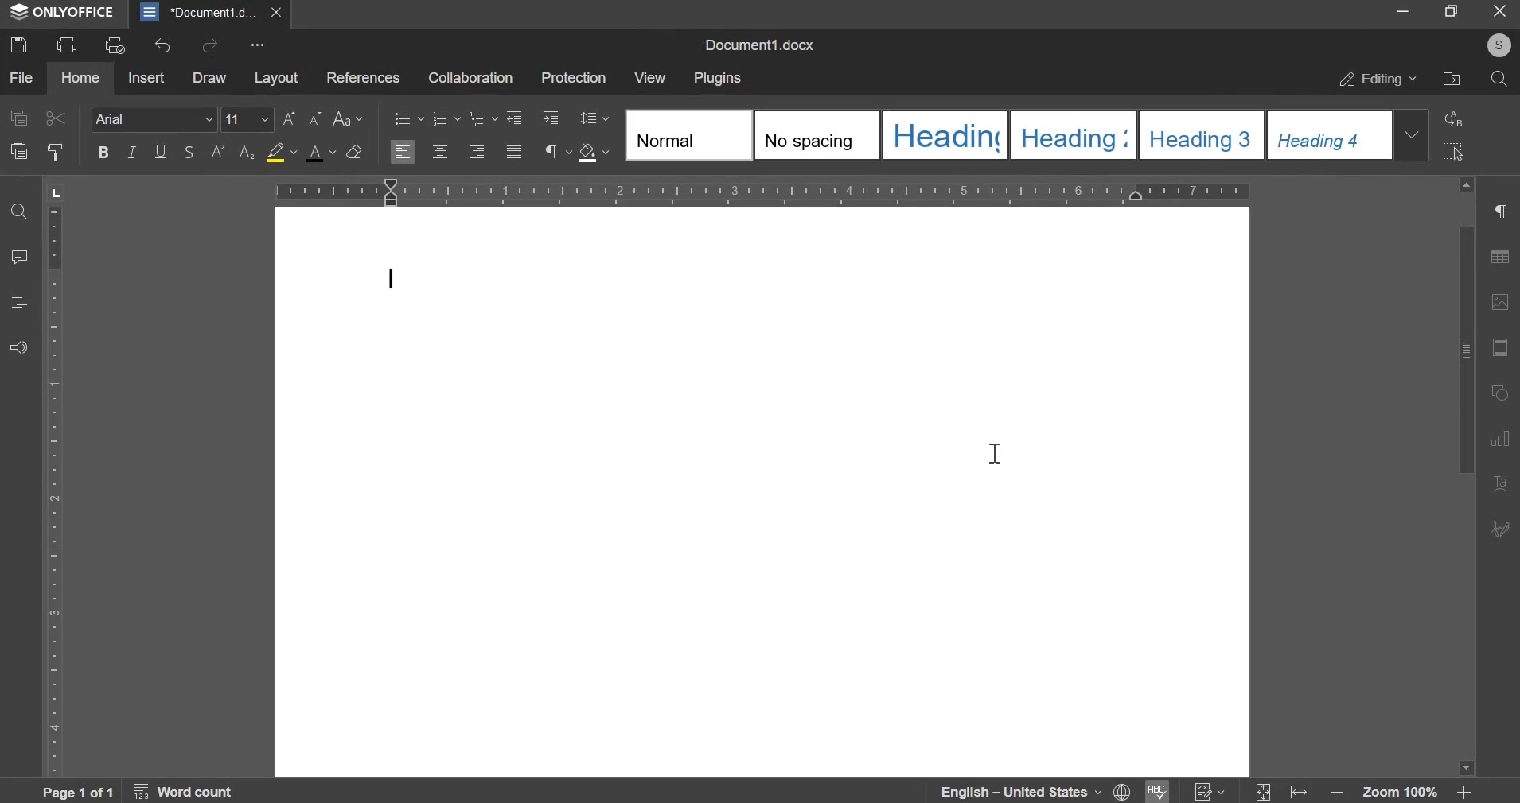 The width and height of the screenshot is (1520, 803). I want to click on Heading 3, so click(1202, 136).